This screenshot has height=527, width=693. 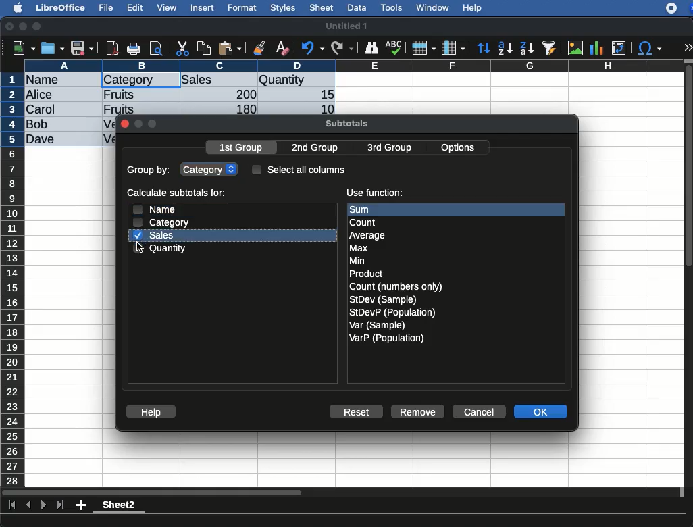 What do you see at coordinates (688, 47) in the screenshot?
I see `expand` at bounding box center [688, 47].